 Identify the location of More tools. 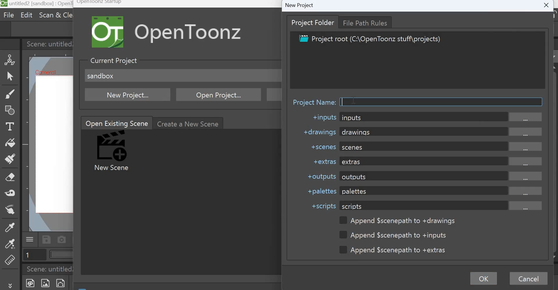
(11, 285).